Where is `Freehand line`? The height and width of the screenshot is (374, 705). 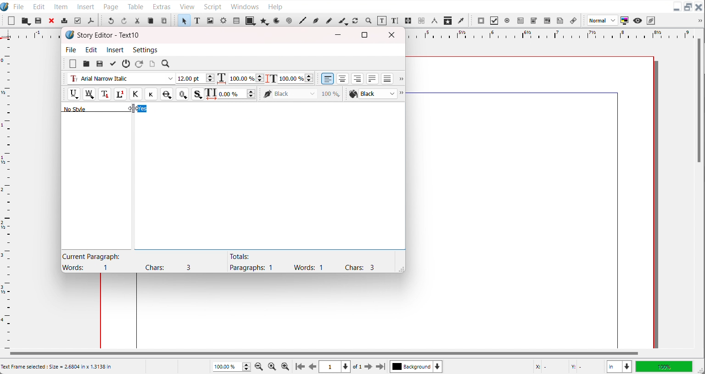
Freehand line is located at coordinates (328, 20).